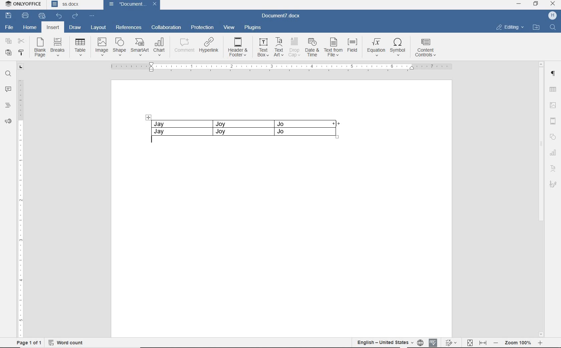  What do you see at coordinates (8, 121) in the screenshot?
I see `FEEDBACK & SUPPORT` at bounding box center [8, 121].